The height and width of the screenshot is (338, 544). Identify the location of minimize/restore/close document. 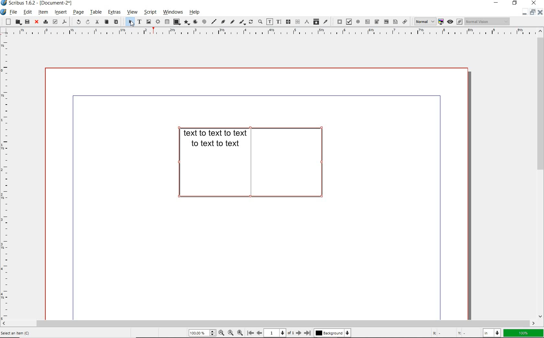
(533, 12).